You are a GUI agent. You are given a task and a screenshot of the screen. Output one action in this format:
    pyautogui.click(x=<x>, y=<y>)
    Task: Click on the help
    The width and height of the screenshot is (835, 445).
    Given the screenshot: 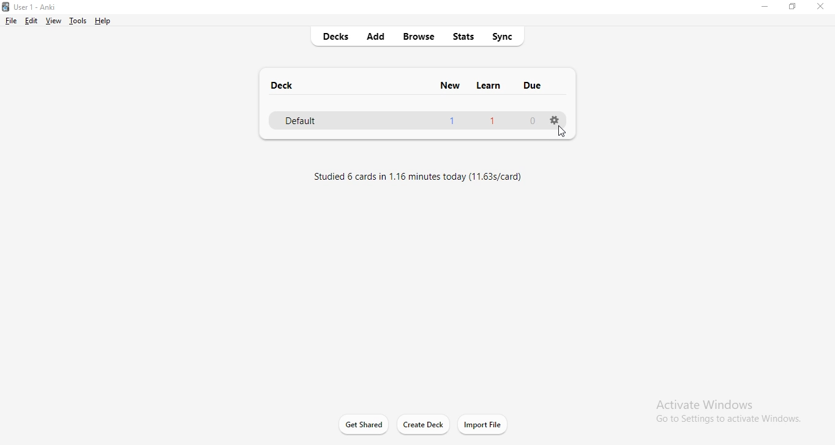 What is the action you would take?
    pyautogui.click(x=105, y=20)
    